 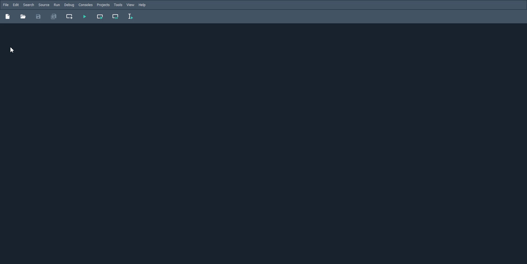 I want to click on New file, so click(x=7, y=16).